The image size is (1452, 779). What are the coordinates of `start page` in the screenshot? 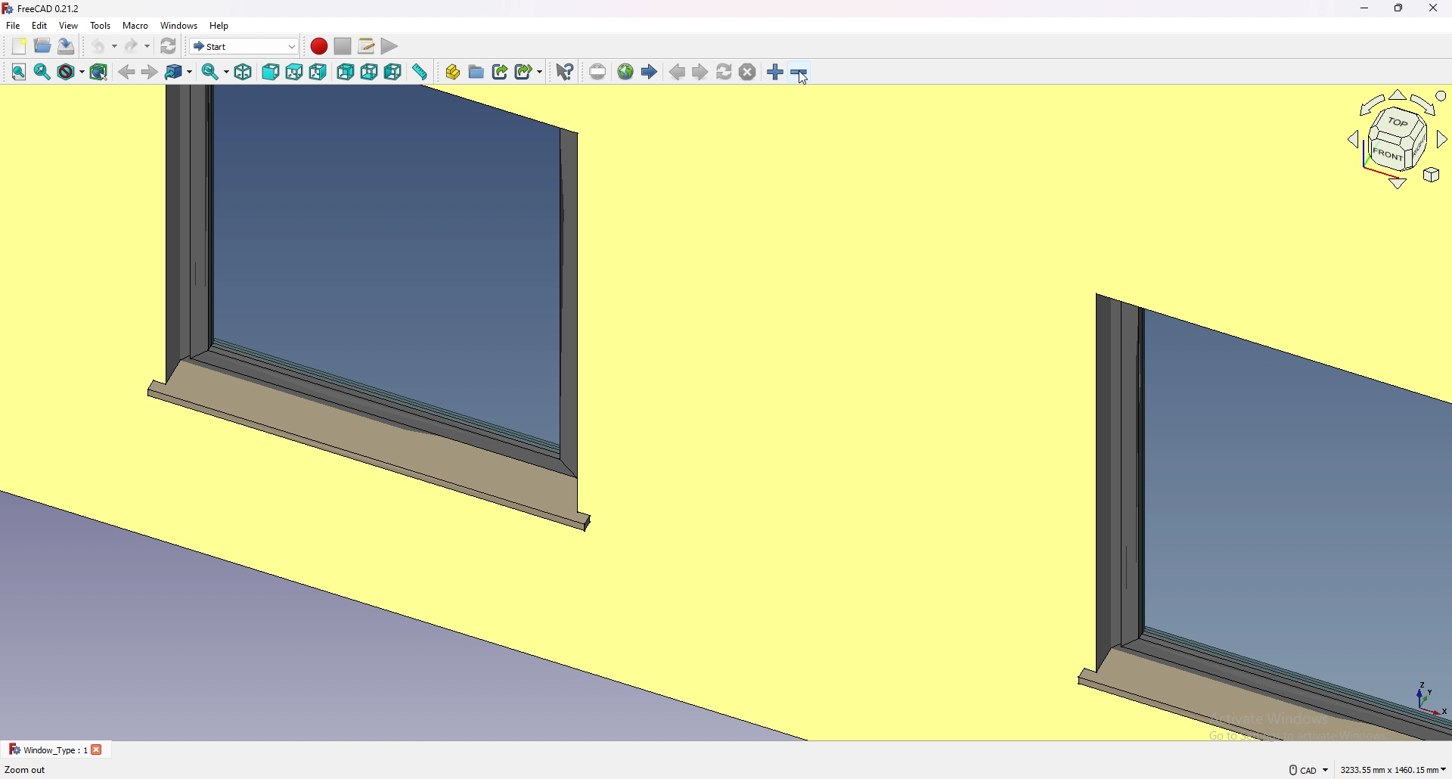 It's located at (649, 70).